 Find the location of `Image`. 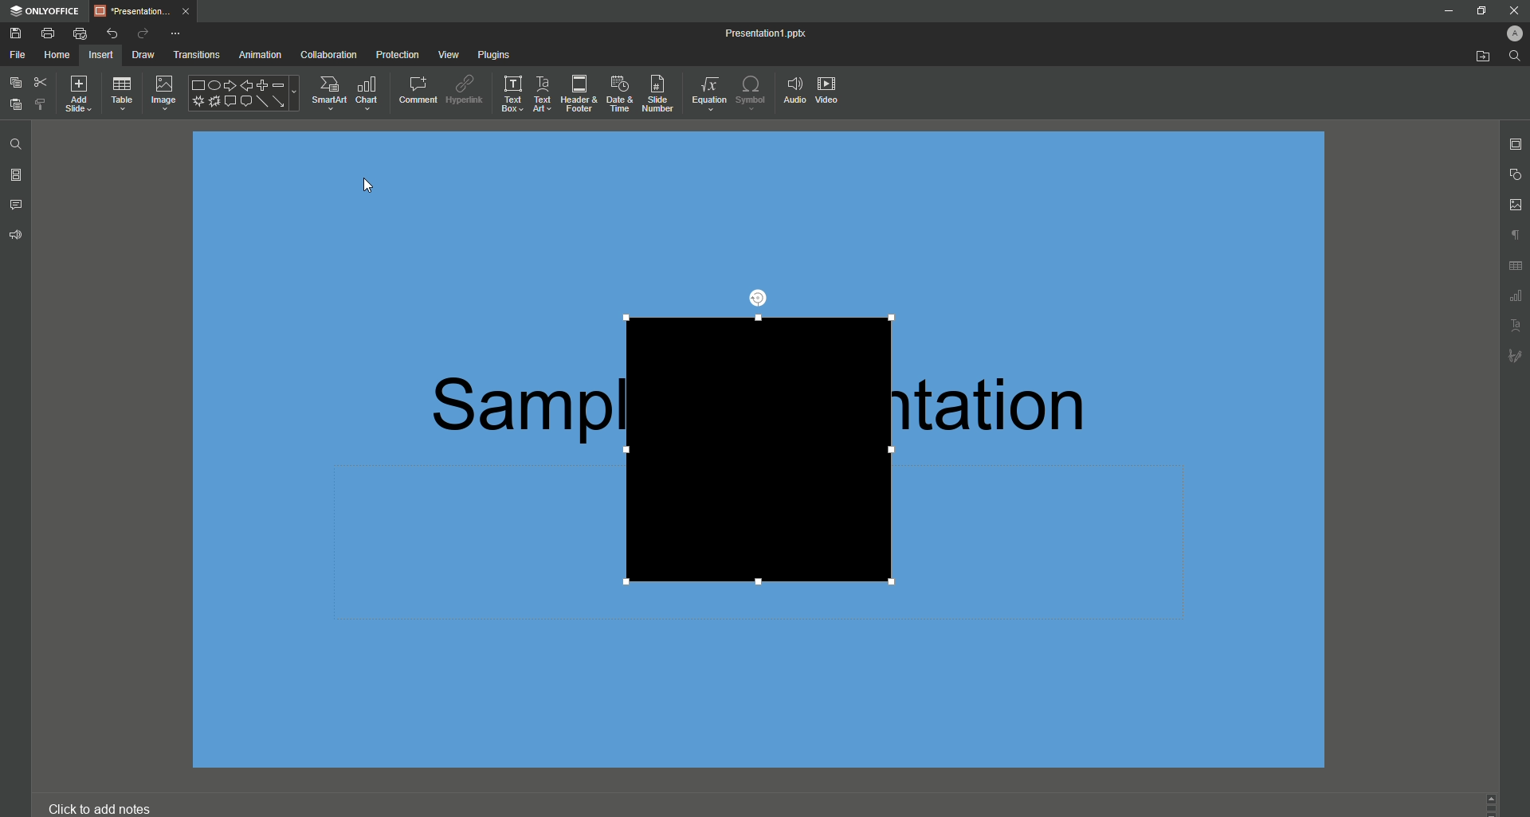

Image is located at coordinates (163, 93).